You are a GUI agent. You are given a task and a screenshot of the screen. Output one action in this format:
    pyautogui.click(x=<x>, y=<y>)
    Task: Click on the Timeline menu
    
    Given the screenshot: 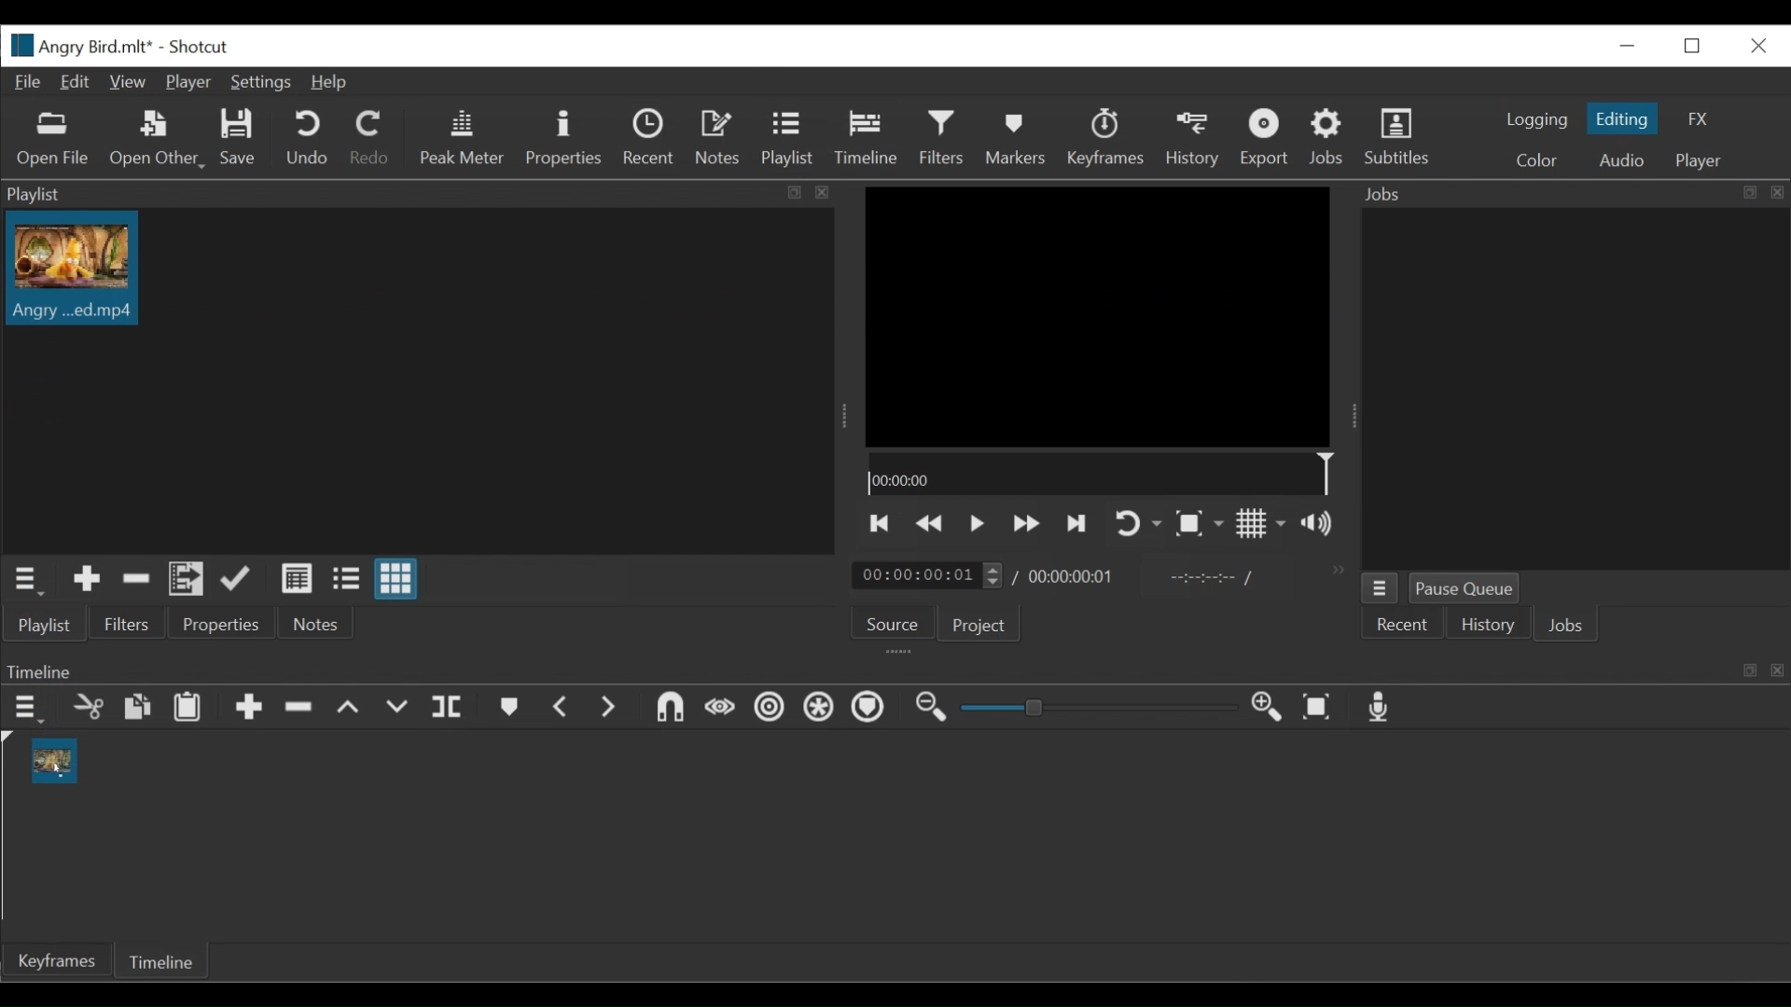 What is the action you would take?
    pyautogui.click(x=30, y=709)
    